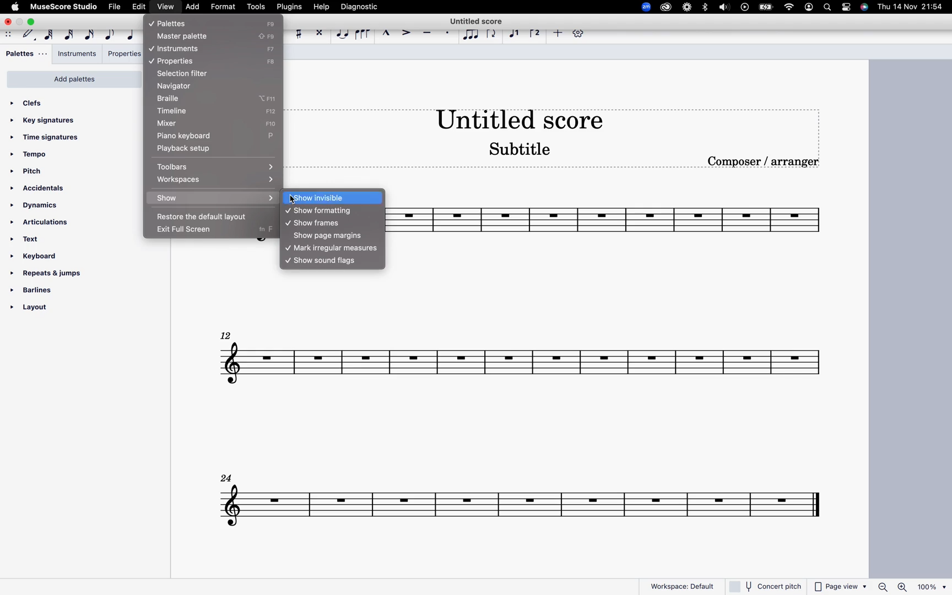 Image resolution: width=952 pixels, height=595 pixels. Describe the element at coordinates (268, 37) in the screenshot. I see `F9` at that location.